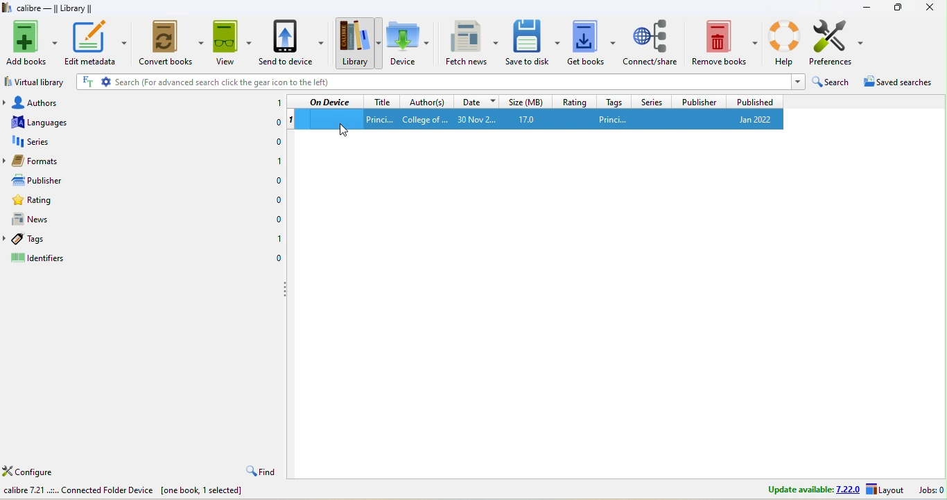 The image size is (947, 500). Describe the element at coordinates (38, 100) in the screenshot. I see `authors` at that location.